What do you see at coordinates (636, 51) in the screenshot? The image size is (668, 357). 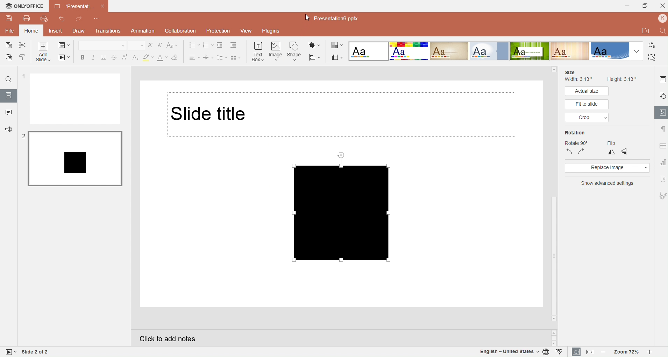 I see `Dropdown` at bounding box center [636, 51].